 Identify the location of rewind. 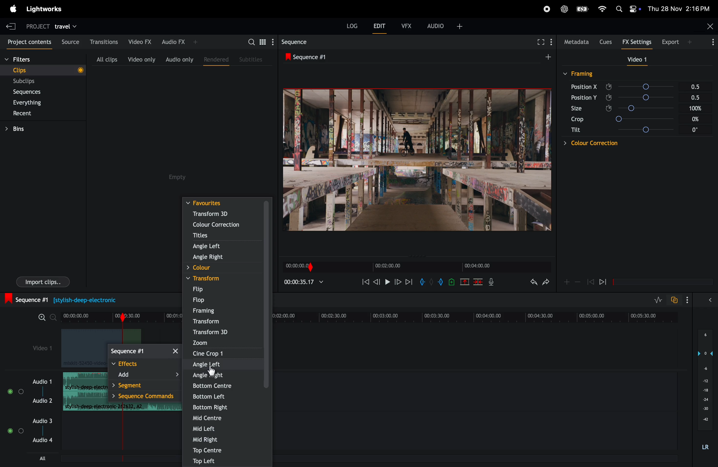
(363, 282).